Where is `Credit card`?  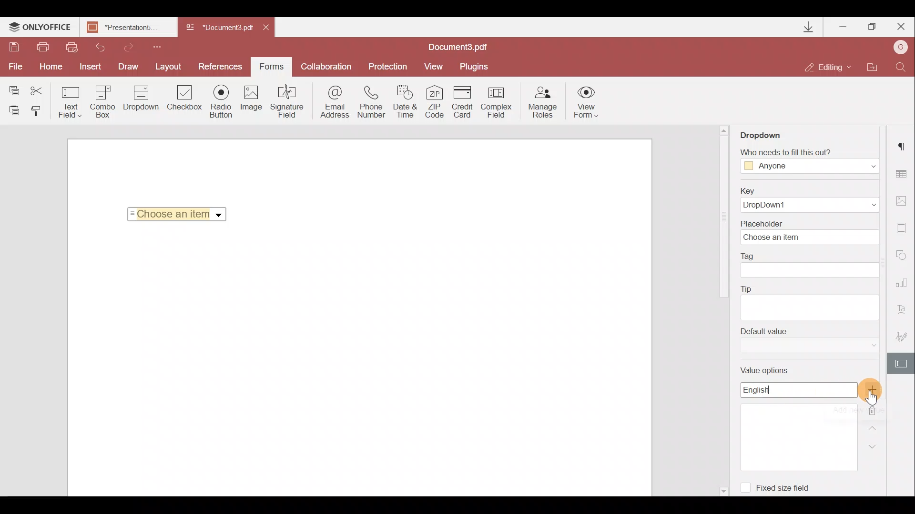
Credit card is located at coordinates (465, 100).